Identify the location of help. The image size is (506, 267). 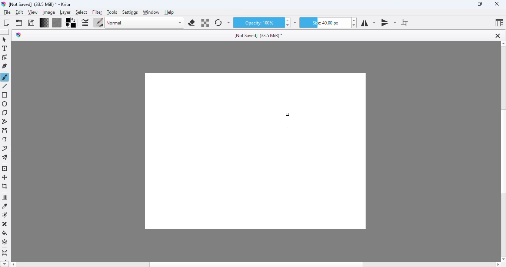
(169, 12).